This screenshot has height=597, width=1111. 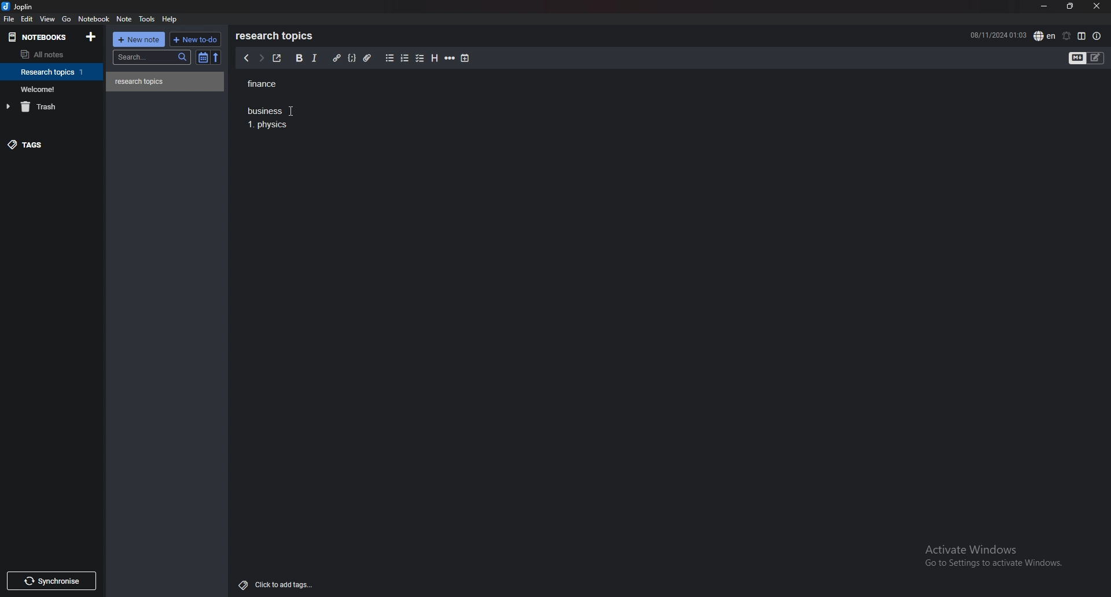 What do you see at coordinates (53, 72) in the screenshot?
I see `notebook` at bounding box center [53, 72].